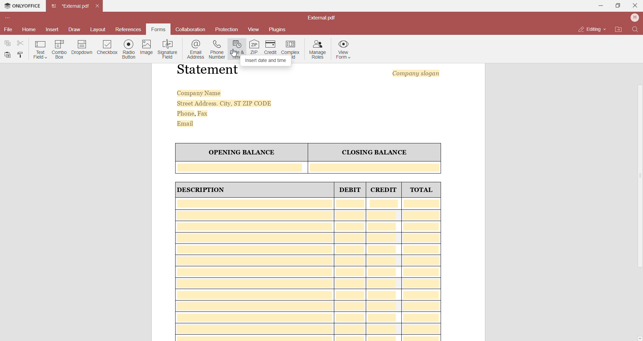 The width and height of the screenshot is (643, 341). Describe the element at coordinates (168, 50) in the screenshot. I see `Signature Field` at that location.